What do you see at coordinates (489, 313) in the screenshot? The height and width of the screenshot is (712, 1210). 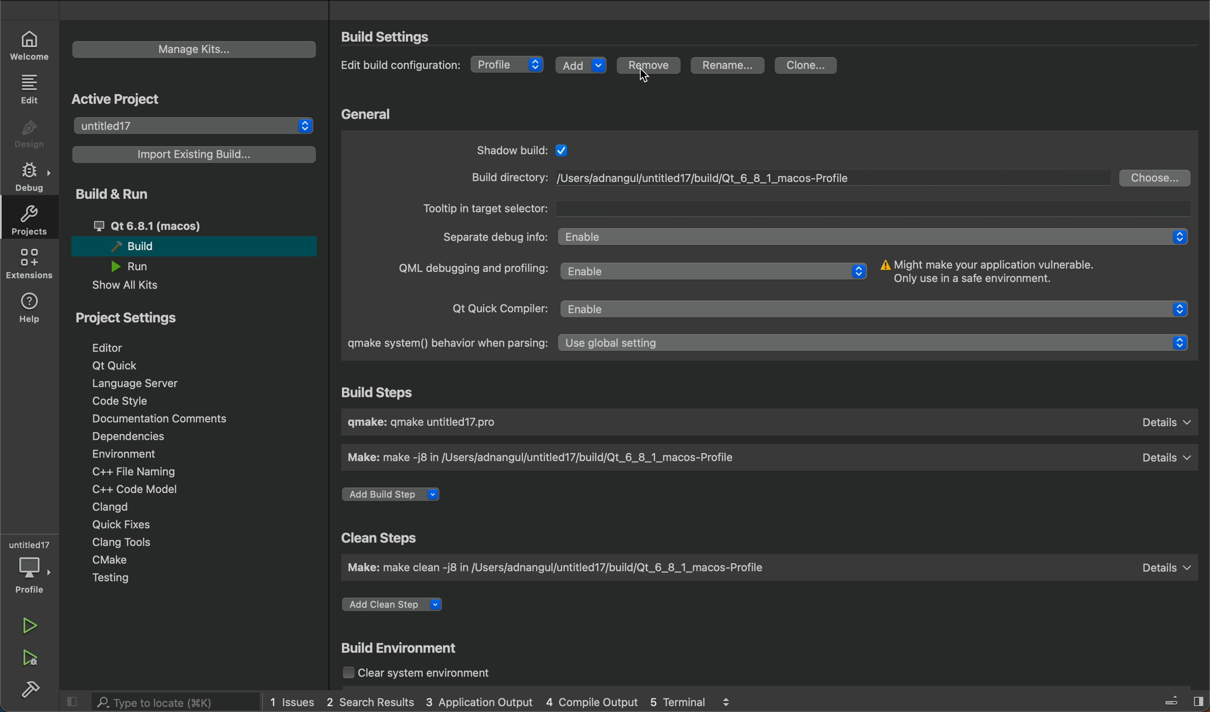 I see `qt quick compiler` at bounding box center [489, 313].